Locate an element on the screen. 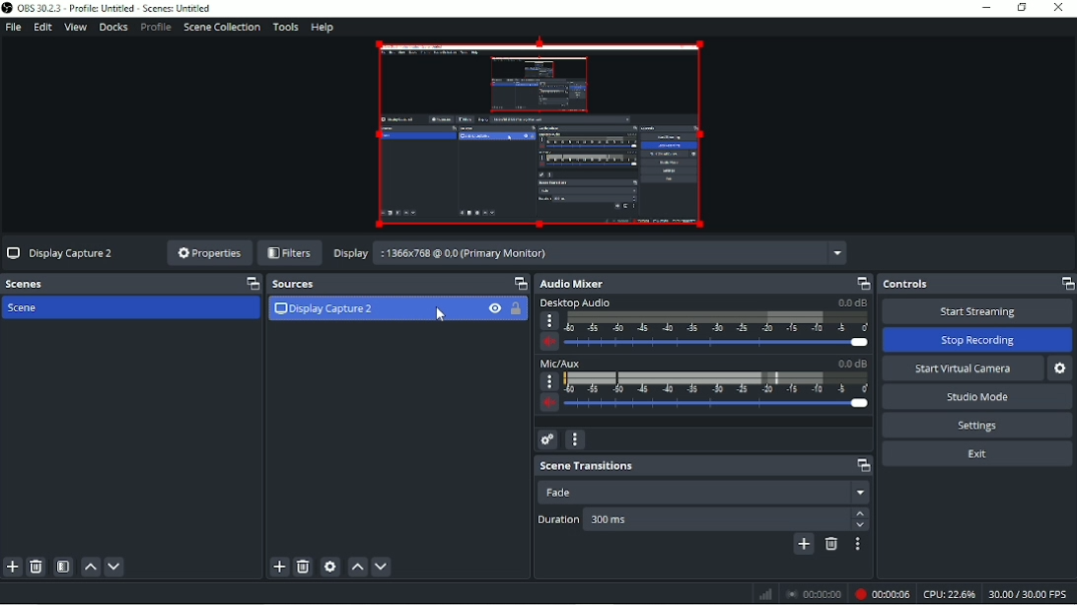  Help is located at coordinates (323, 29).